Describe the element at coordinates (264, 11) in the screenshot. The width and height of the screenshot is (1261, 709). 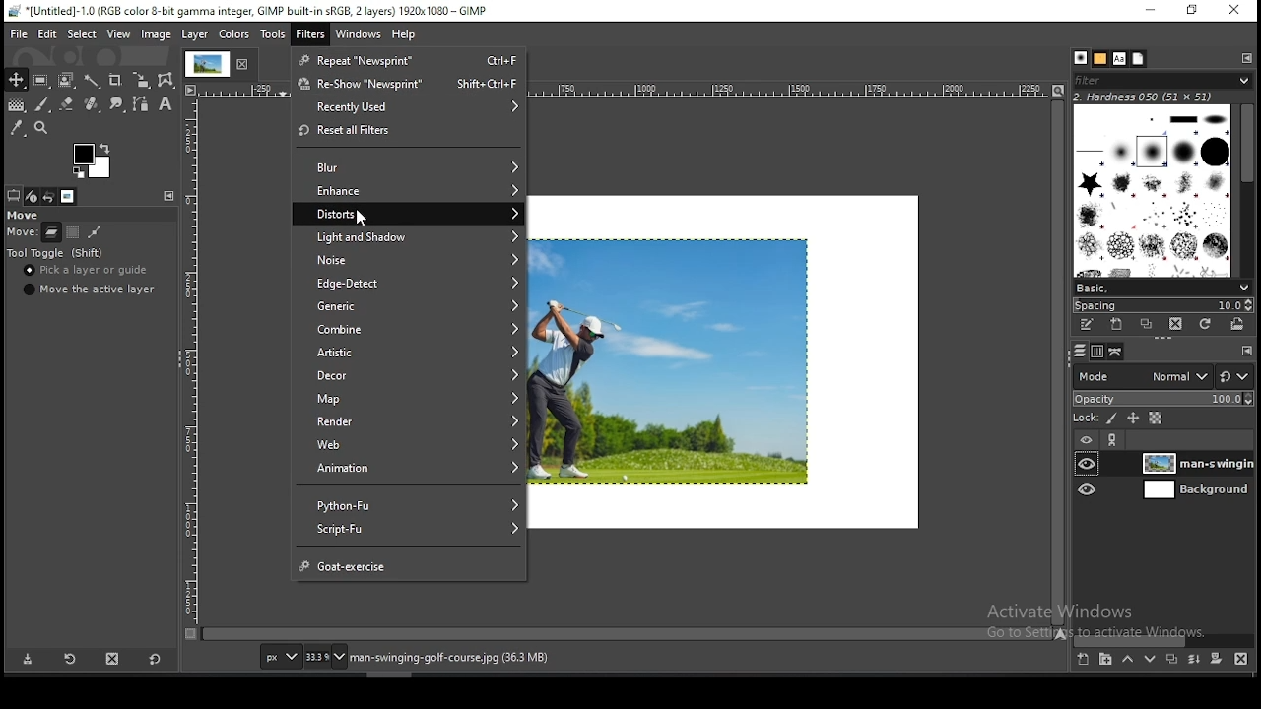
I see `*[Untitled]-1.0 (RGB color 8-bit gamma integer, GIMP built-in sRGB, 2 layers) 1920x1080 - GIMP` at that location.